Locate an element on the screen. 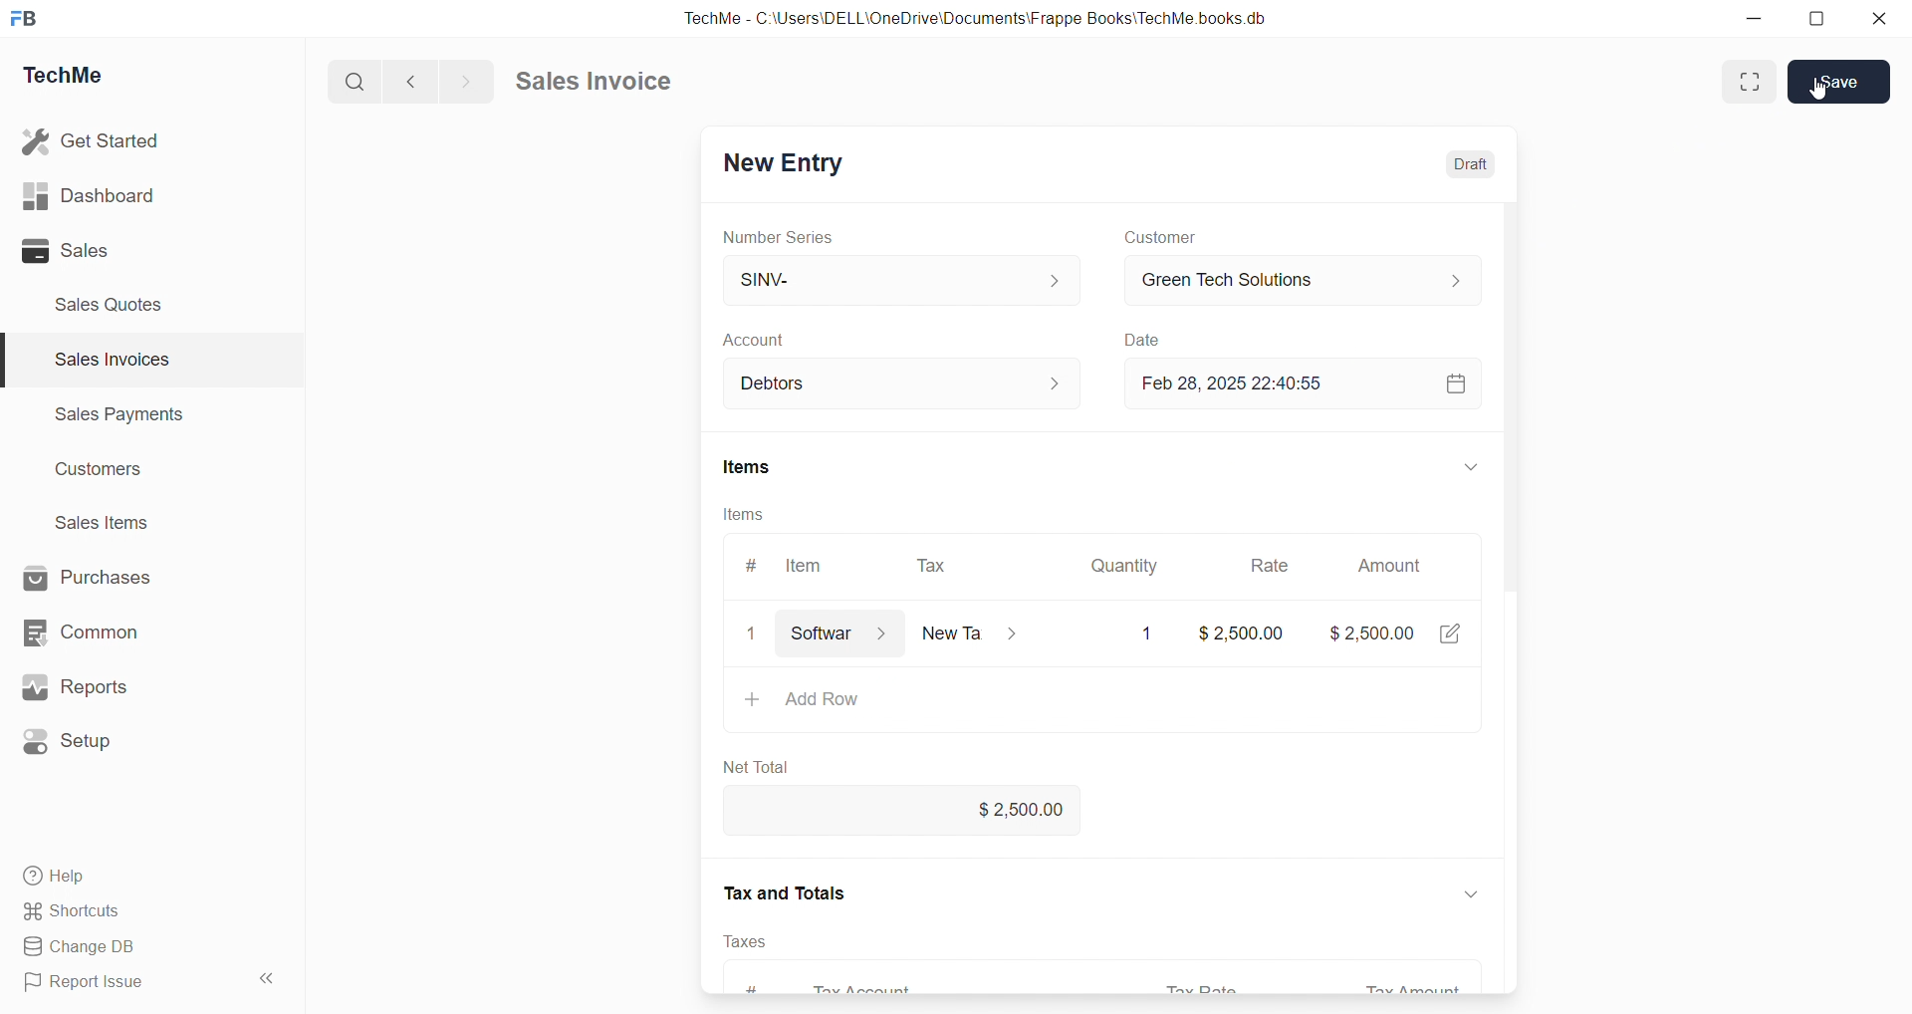 This screenshot has height=1014, width=1912. Shortcuts is located at coordinates (75, 911).